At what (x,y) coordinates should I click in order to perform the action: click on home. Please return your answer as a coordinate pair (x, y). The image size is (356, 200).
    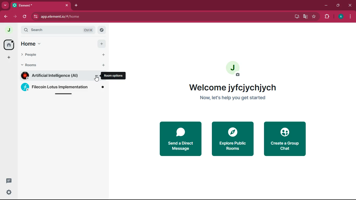
    Looking at the image, I should click on (33, 44).